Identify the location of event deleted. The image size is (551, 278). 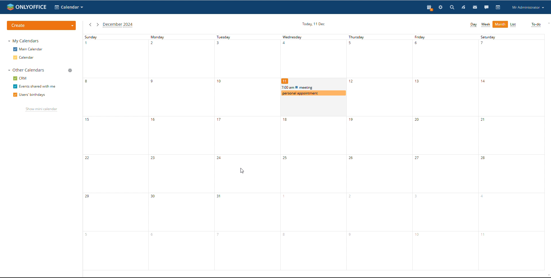
(248, 175).